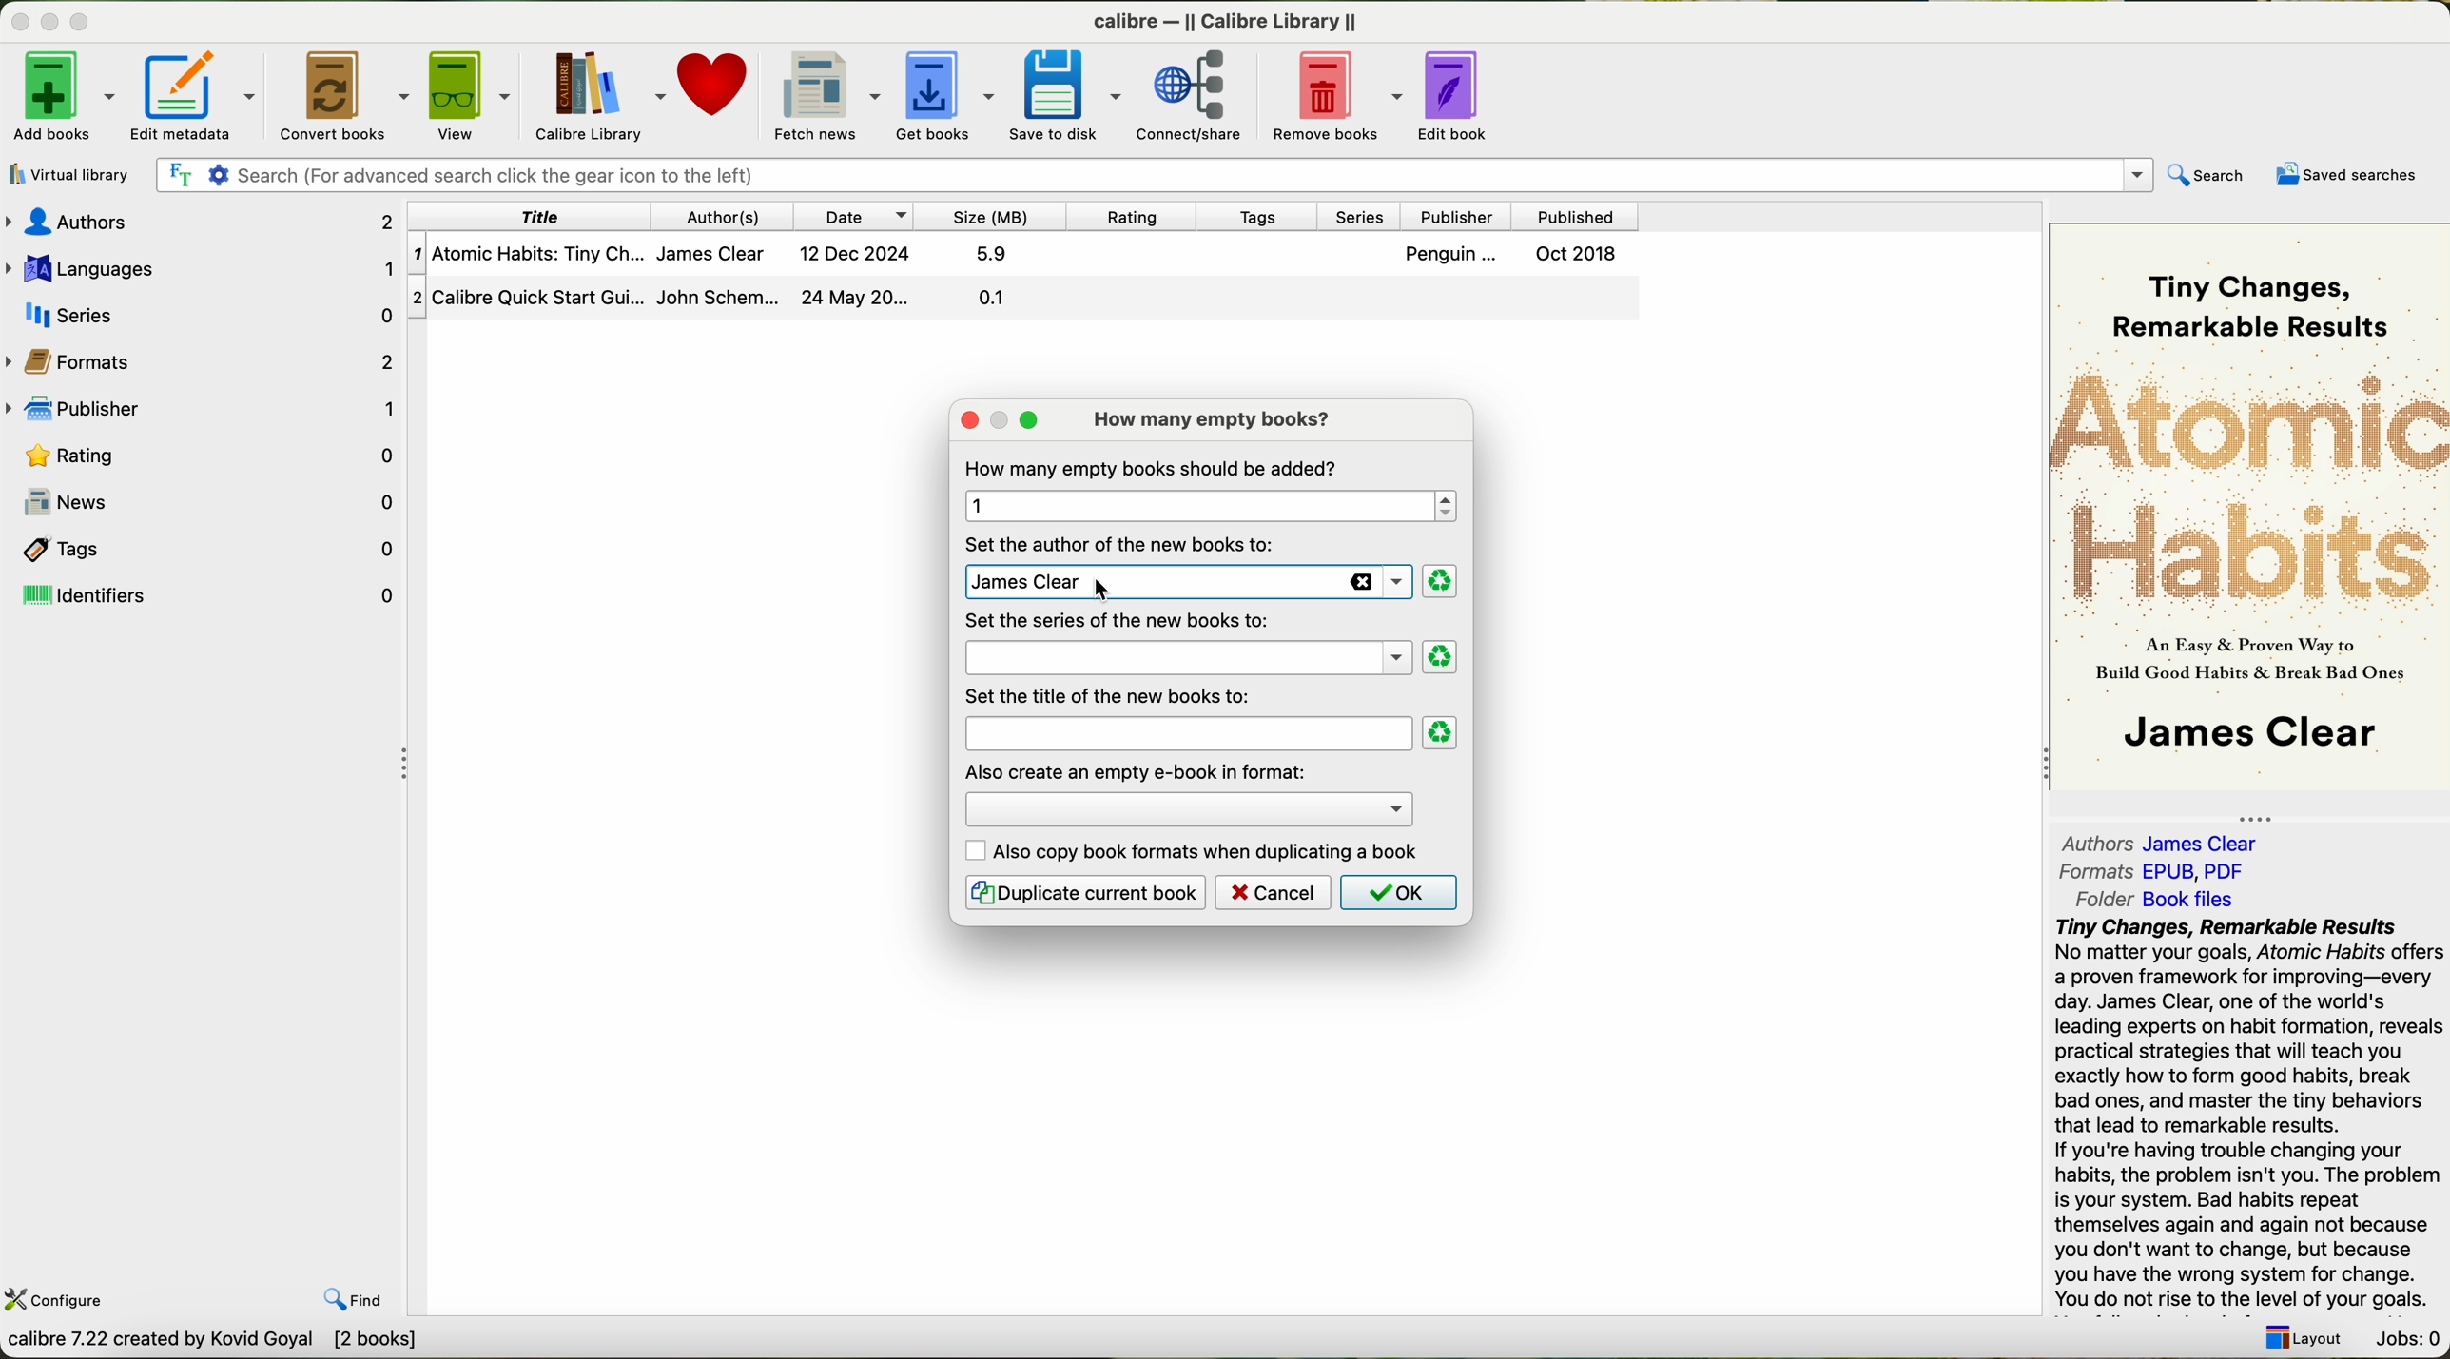 The height and width of the screenshot is (1359, 2450). What do you see at coordinates (1030, 421) in the screenshot?
I see `maximize` at bounding box center [1030, 421].